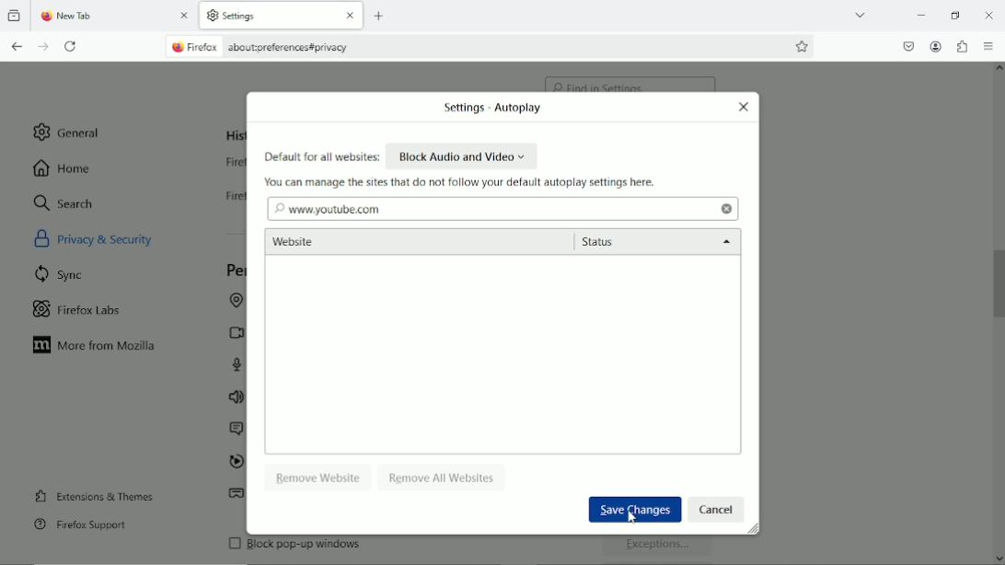 The width and height of the screenshot is (1005, 565). What do you see at coordinates (328, 208) in the screenshot?
I see `www.youtube.com` at bounding box center [328, 208].